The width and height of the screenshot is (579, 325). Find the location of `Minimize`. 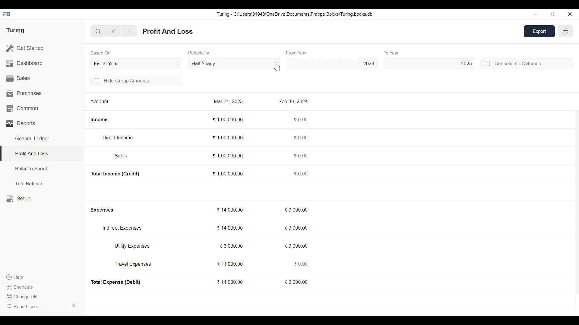

Minimize is located at coordinates (535, 14).